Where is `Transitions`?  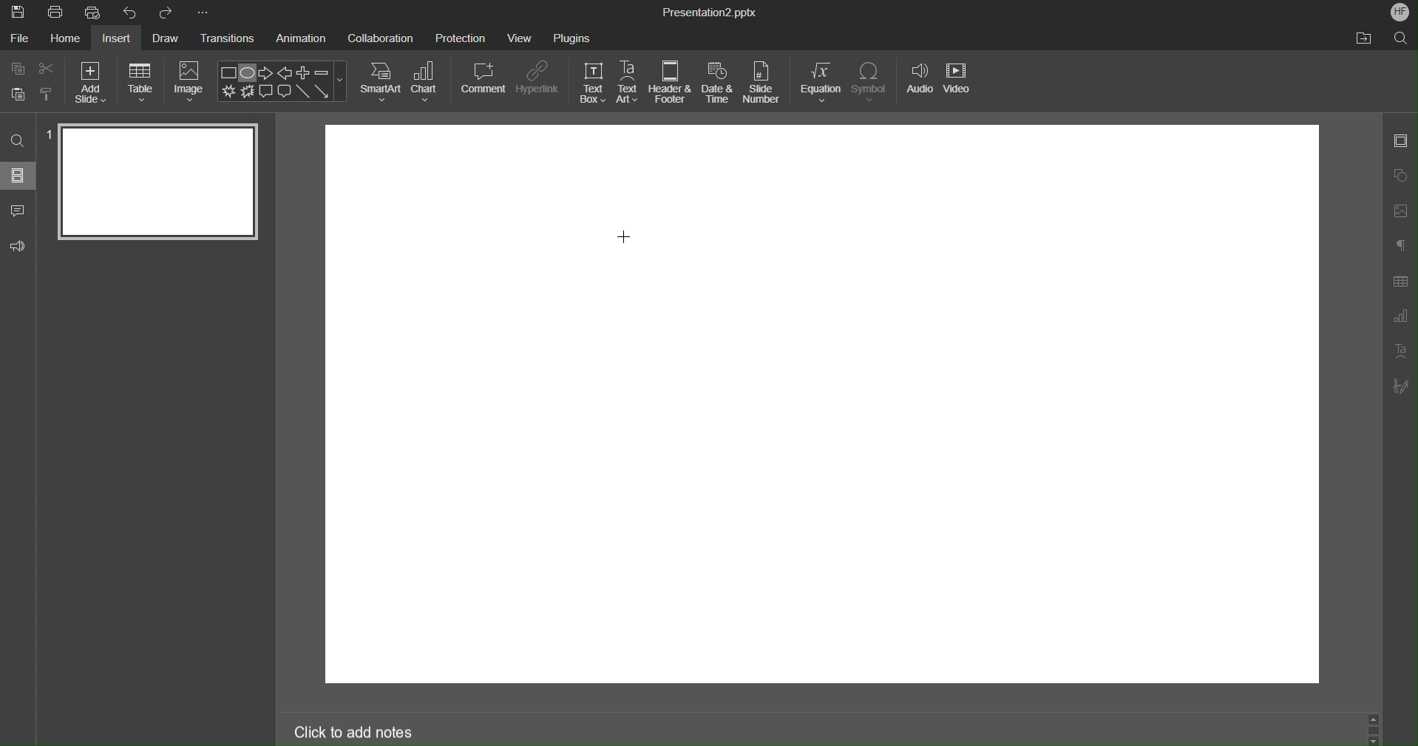
Transitions is located at coordinates (229, 40).